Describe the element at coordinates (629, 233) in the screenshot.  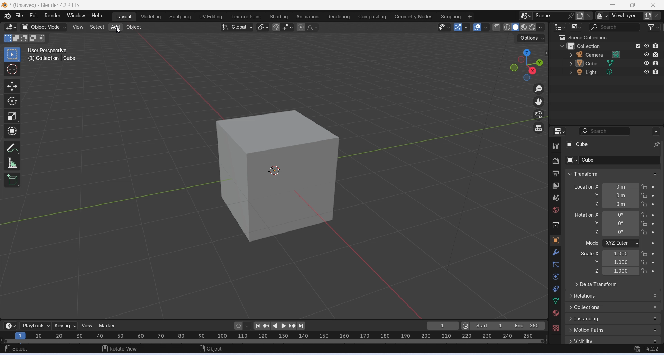
I see `Rotation Z` at that location.